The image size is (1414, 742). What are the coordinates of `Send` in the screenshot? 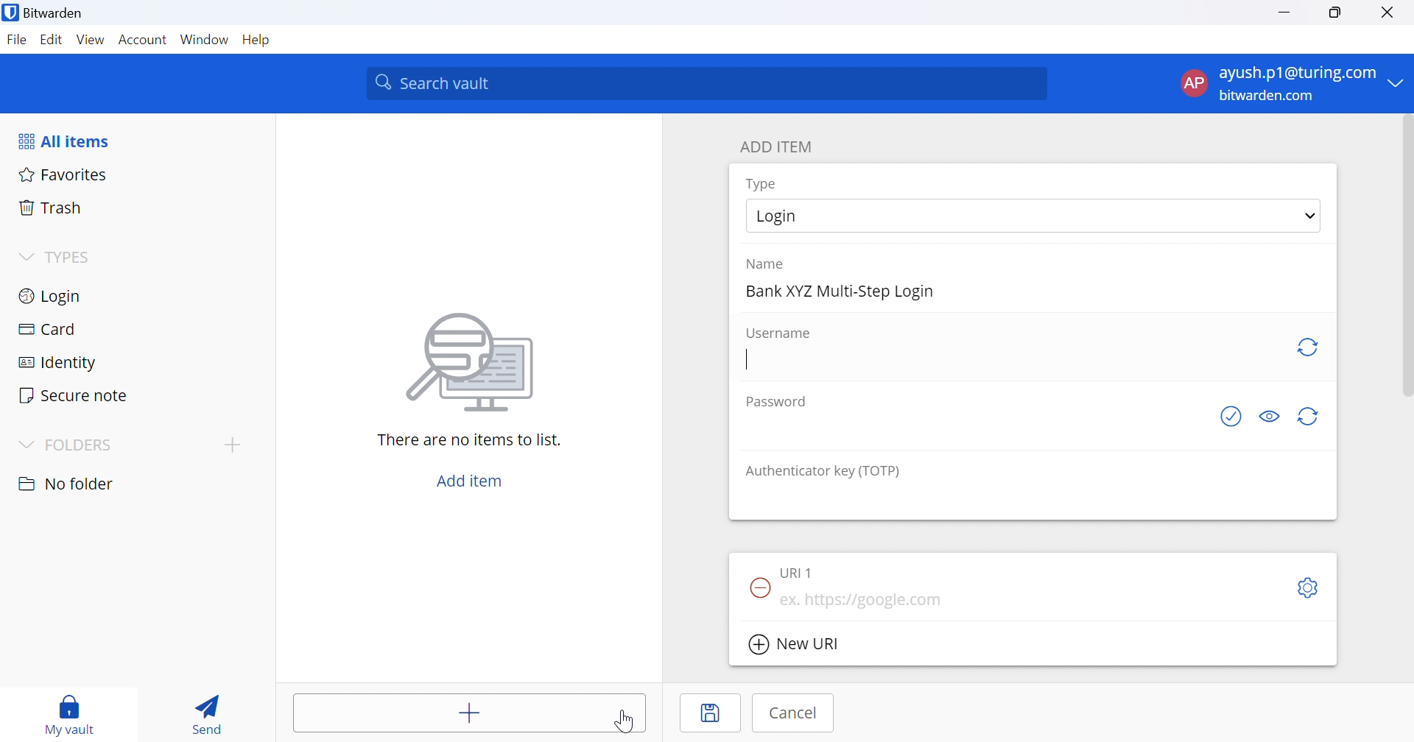 It's located at (210, 710).